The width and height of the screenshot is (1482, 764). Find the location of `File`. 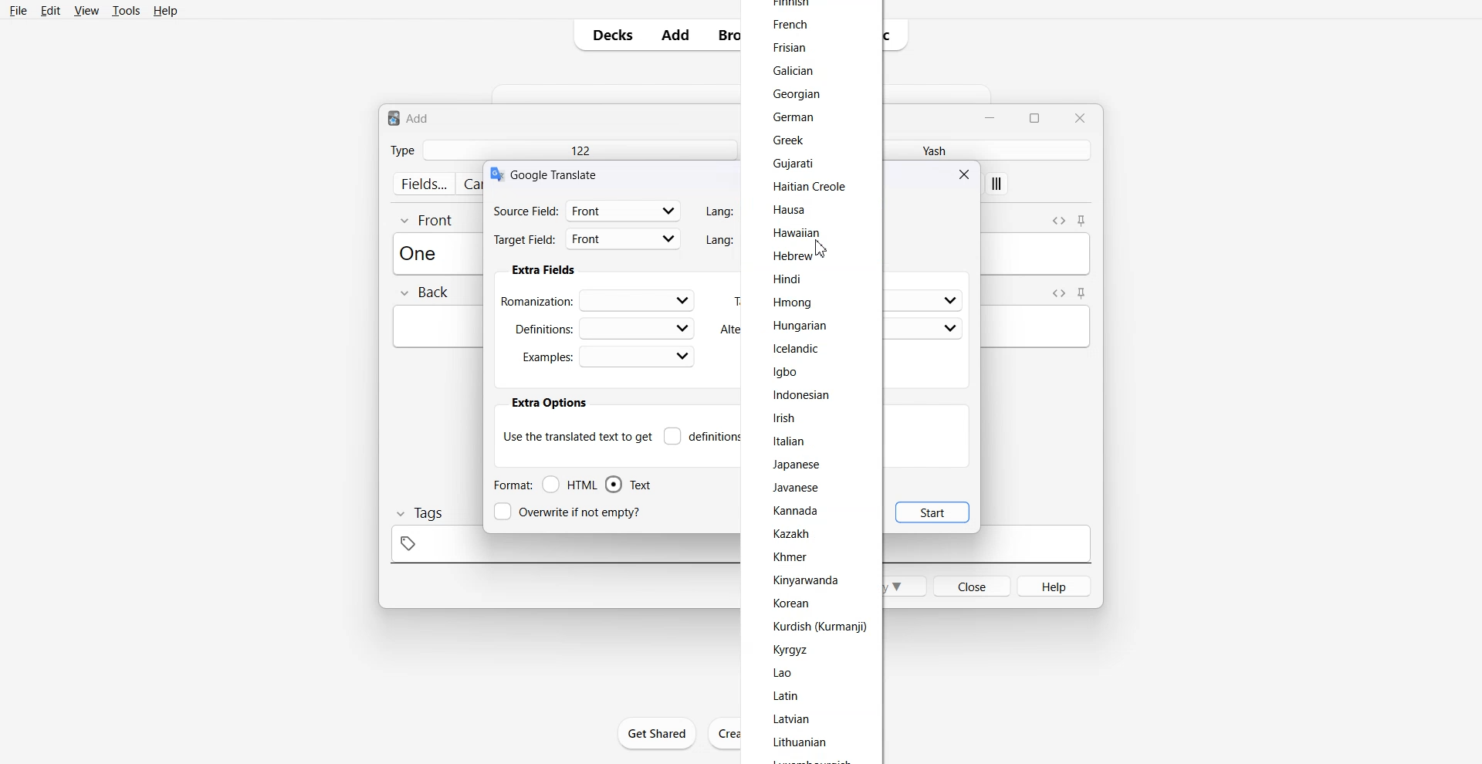

File is located at coordinates (19, 10).